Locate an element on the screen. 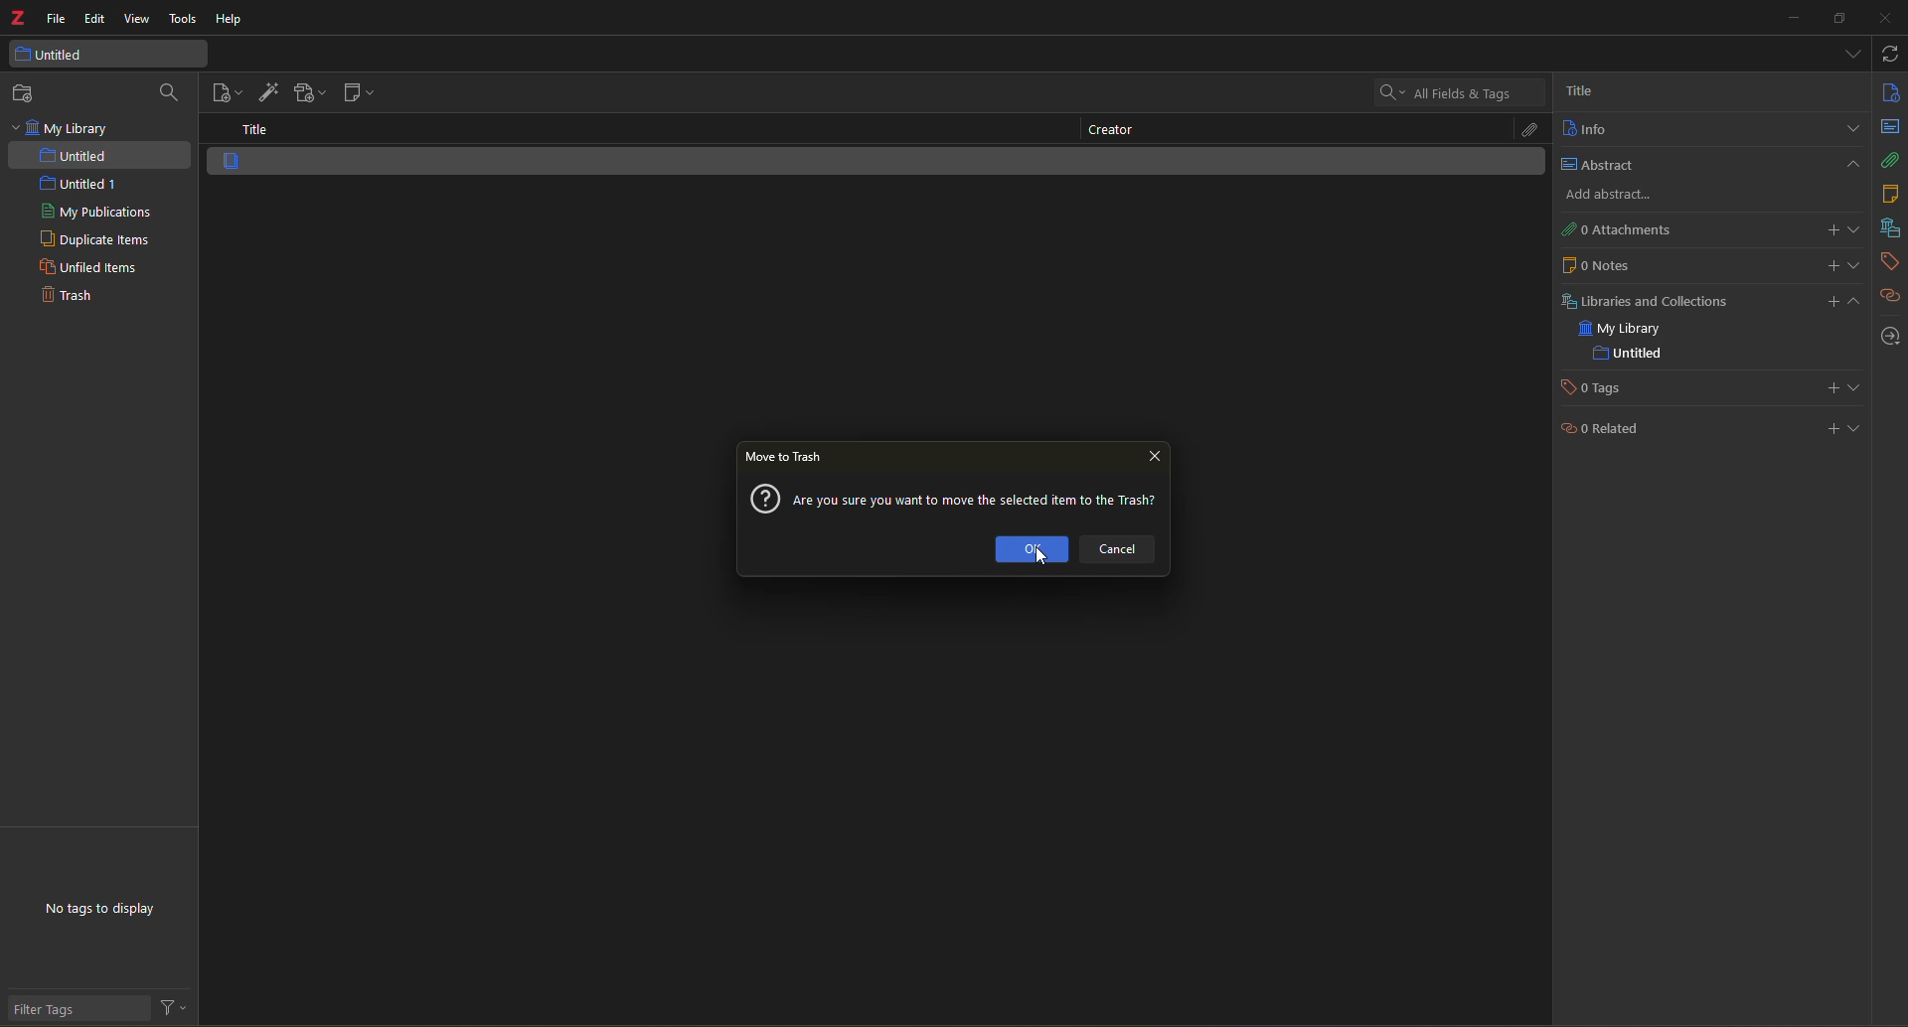 Image resolution: width=1908 pixels, height=1027 pixels. creator is located at coordinates (1108, 132).